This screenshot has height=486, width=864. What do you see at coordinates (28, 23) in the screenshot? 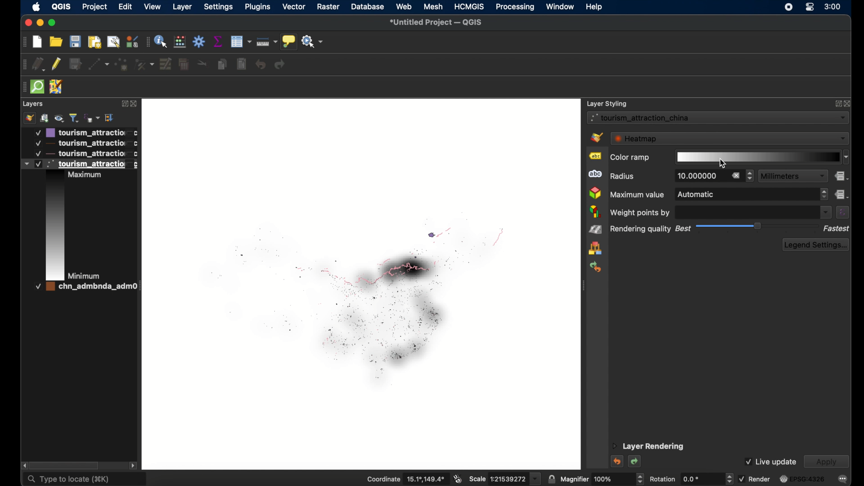
I see `close` at bounding box center [28, 23].